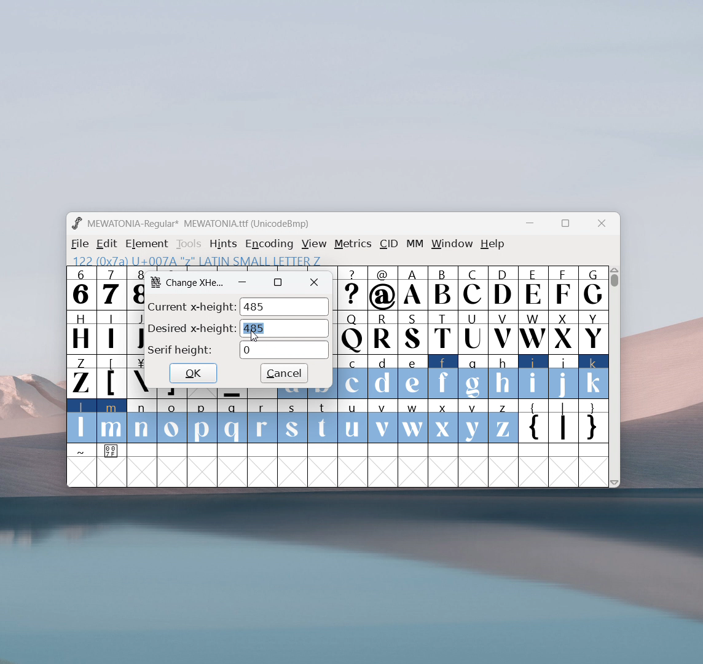 The height and width of the screenshot is (664, 703). I want to click on window, so click(452, 244).